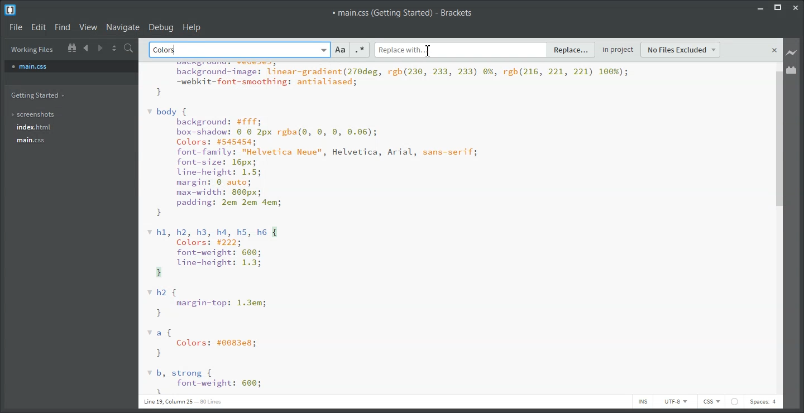  What do you see at coordinates (760, 7) in the screenshot?
I see `Minimize` at bounding box center [760, 7].